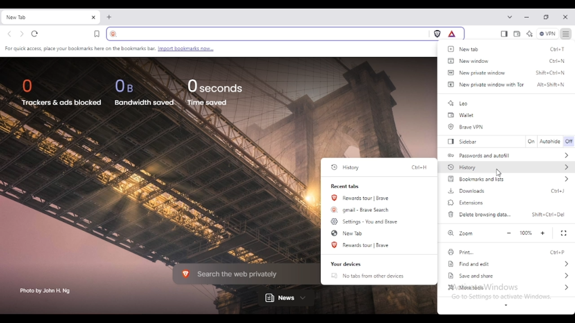 Image resolution: width=575 pixels, height=323 pixels. I want to click on make text smaller, so click(509, 233).